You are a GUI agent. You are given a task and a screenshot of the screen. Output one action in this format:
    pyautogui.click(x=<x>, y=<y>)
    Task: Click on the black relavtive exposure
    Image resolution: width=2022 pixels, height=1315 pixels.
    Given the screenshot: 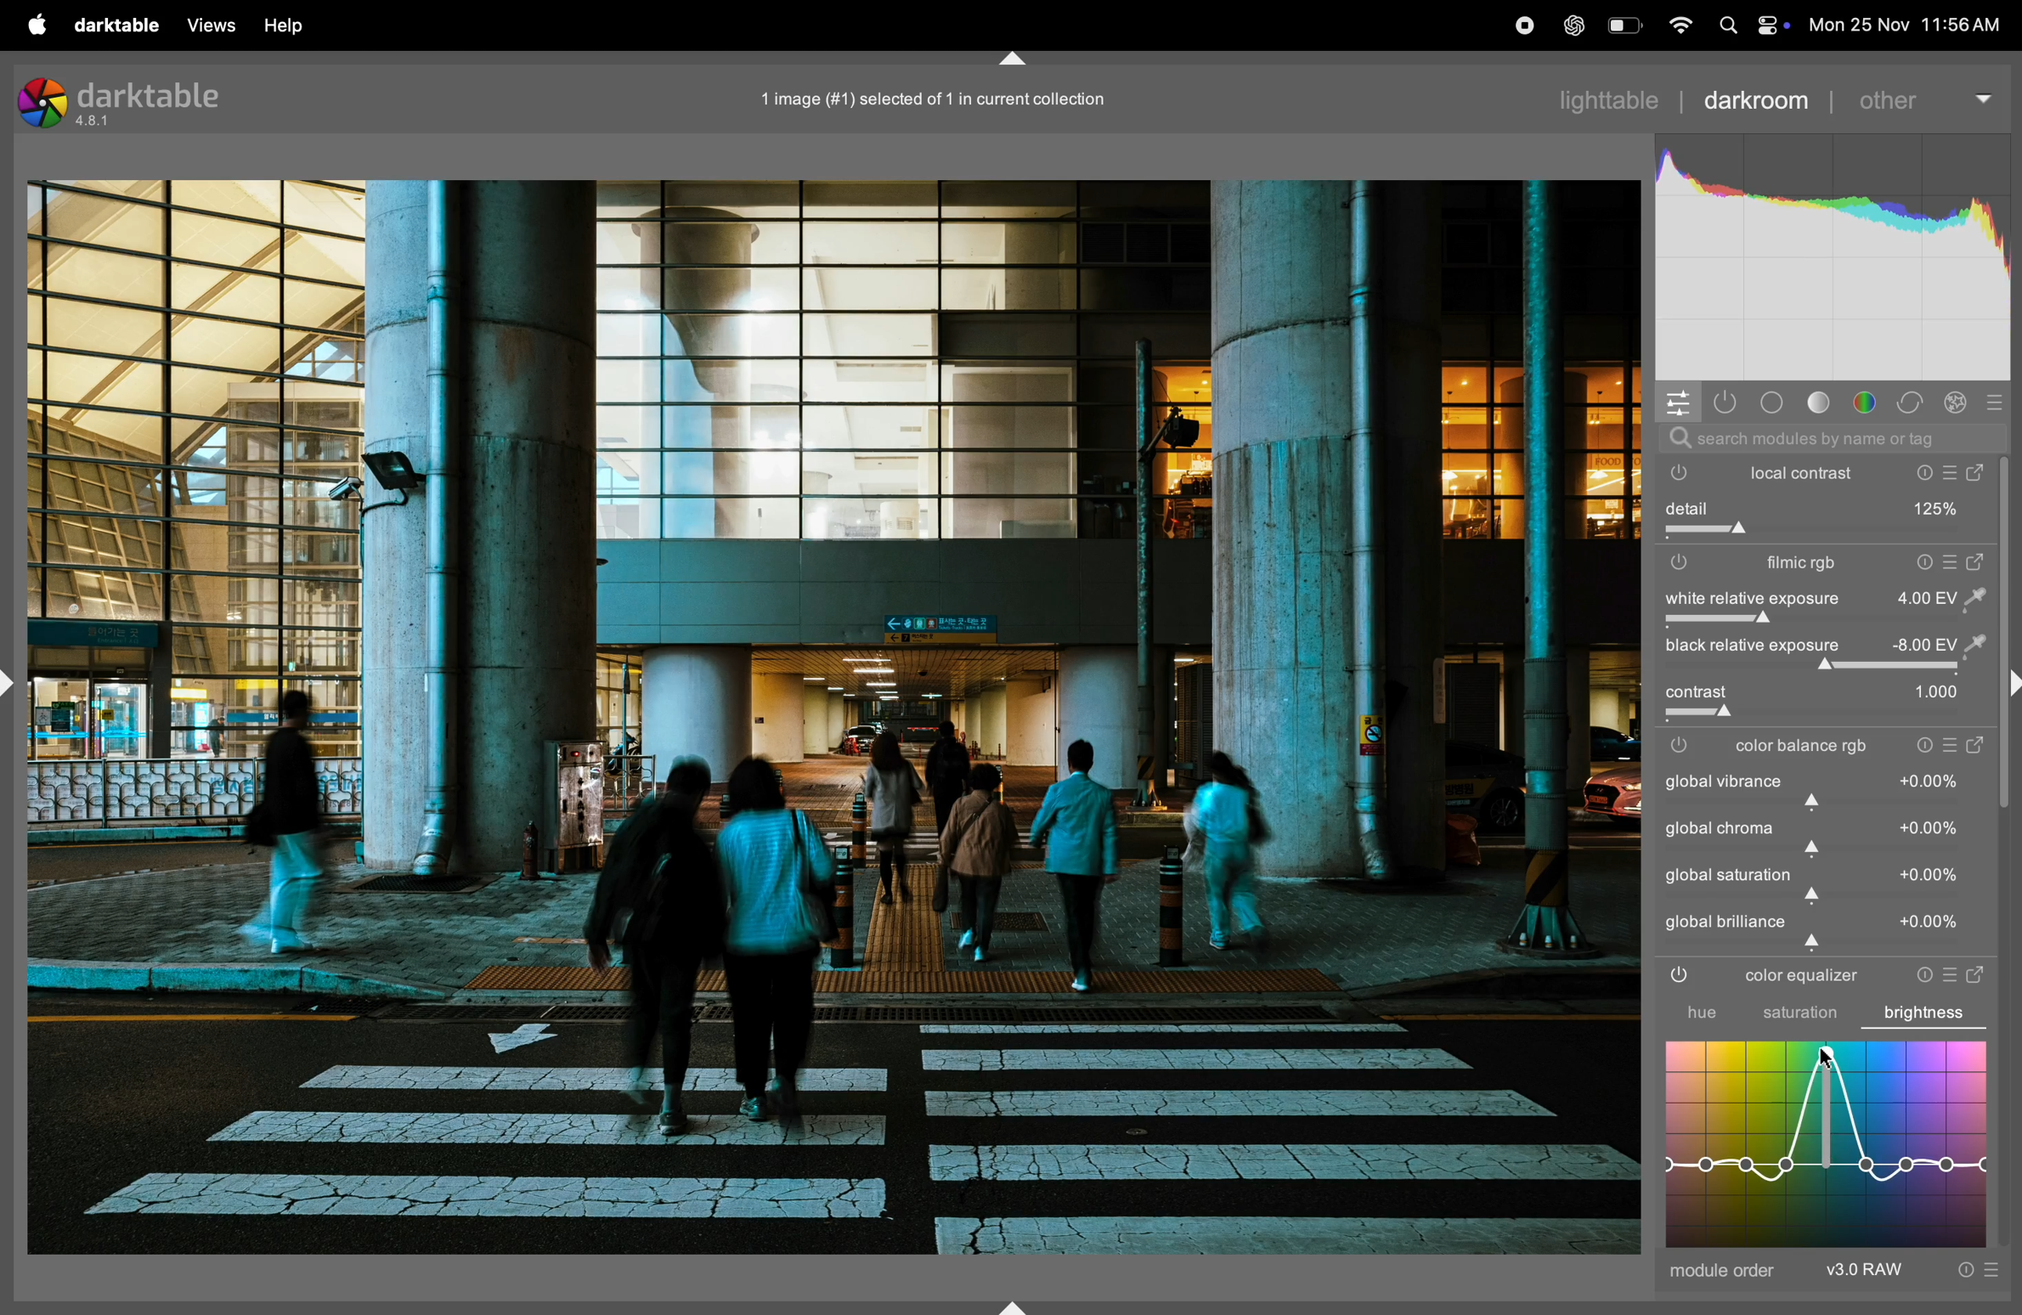 What is the action you would take?
    pyautogui.click(x=1748, y=646)
    